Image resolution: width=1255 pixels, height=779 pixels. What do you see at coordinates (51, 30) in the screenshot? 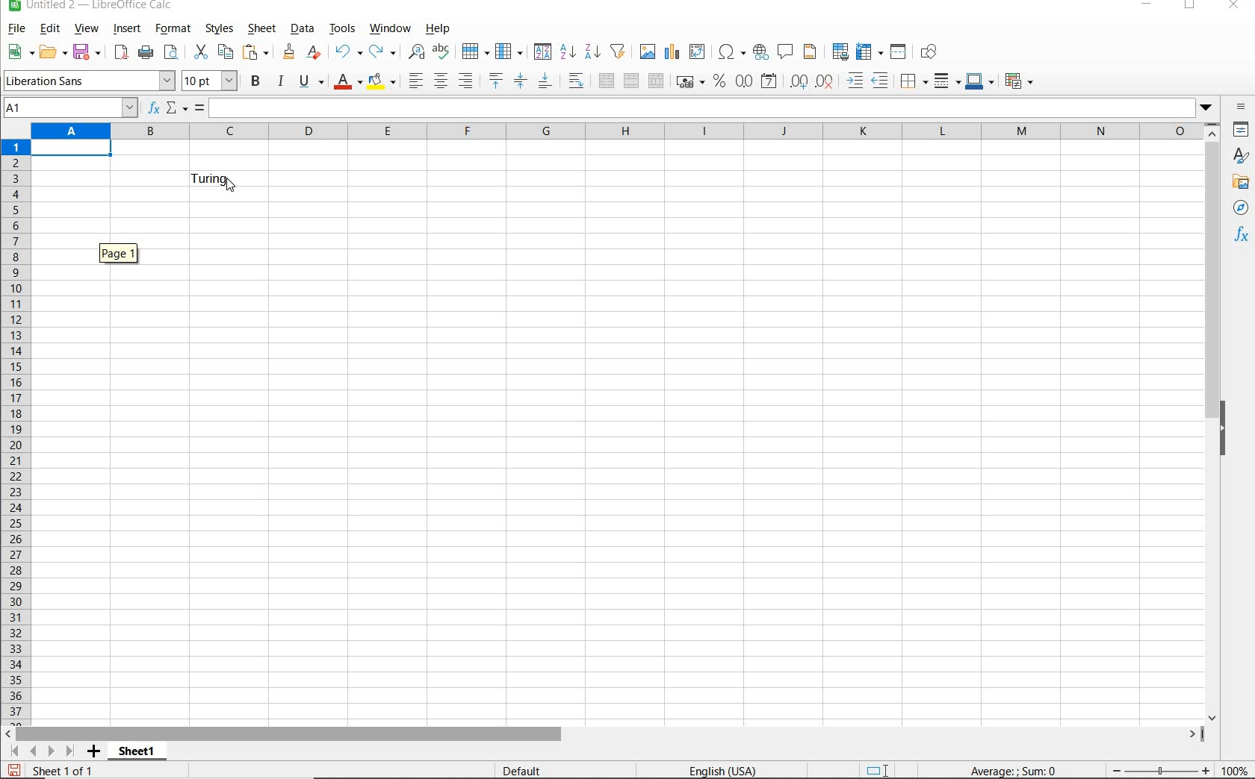
I see `EDIT` at bounding box center [51, 30].